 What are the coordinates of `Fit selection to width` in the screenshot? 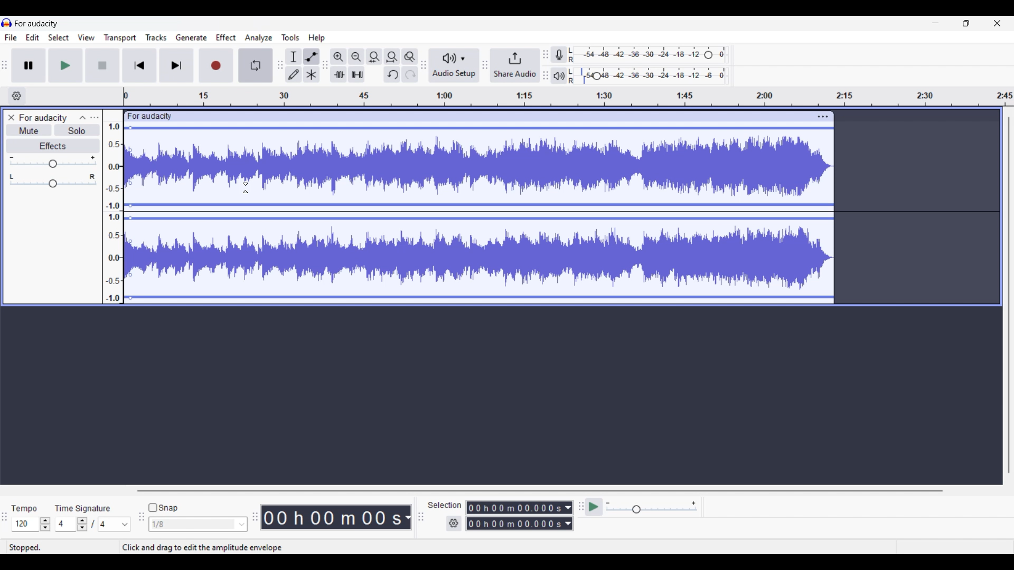 It's located at (374, 56).